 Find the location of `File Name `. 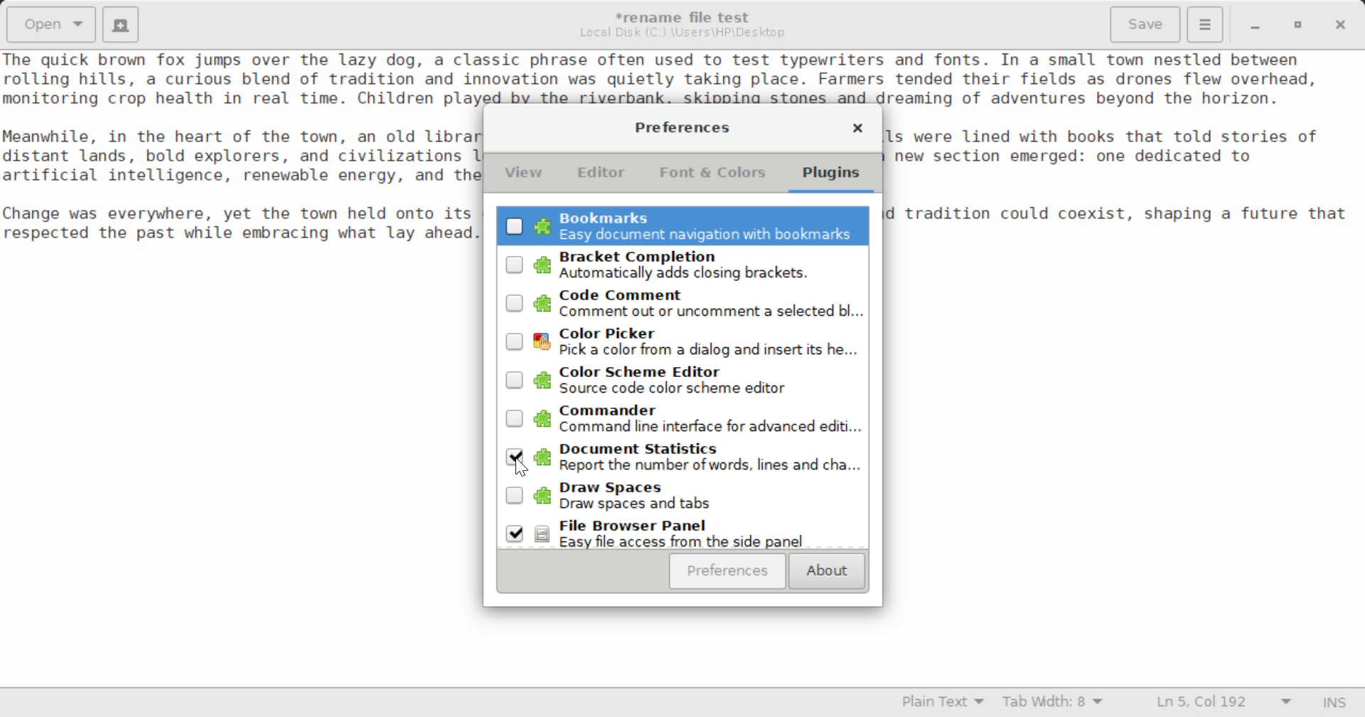

File Name  is located at coordinates (687, 15).